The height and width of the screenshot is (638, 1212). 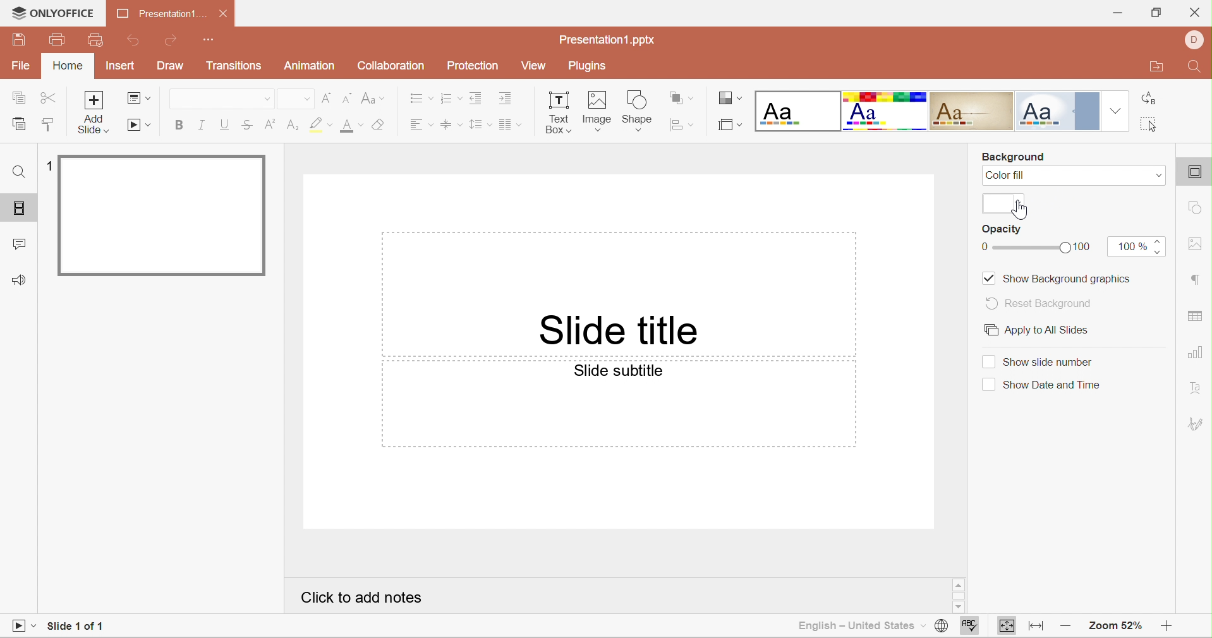 What do you see at coordinates (119, 66) in the screenshot?
I see `Insert` at bounding box center [119, 66].